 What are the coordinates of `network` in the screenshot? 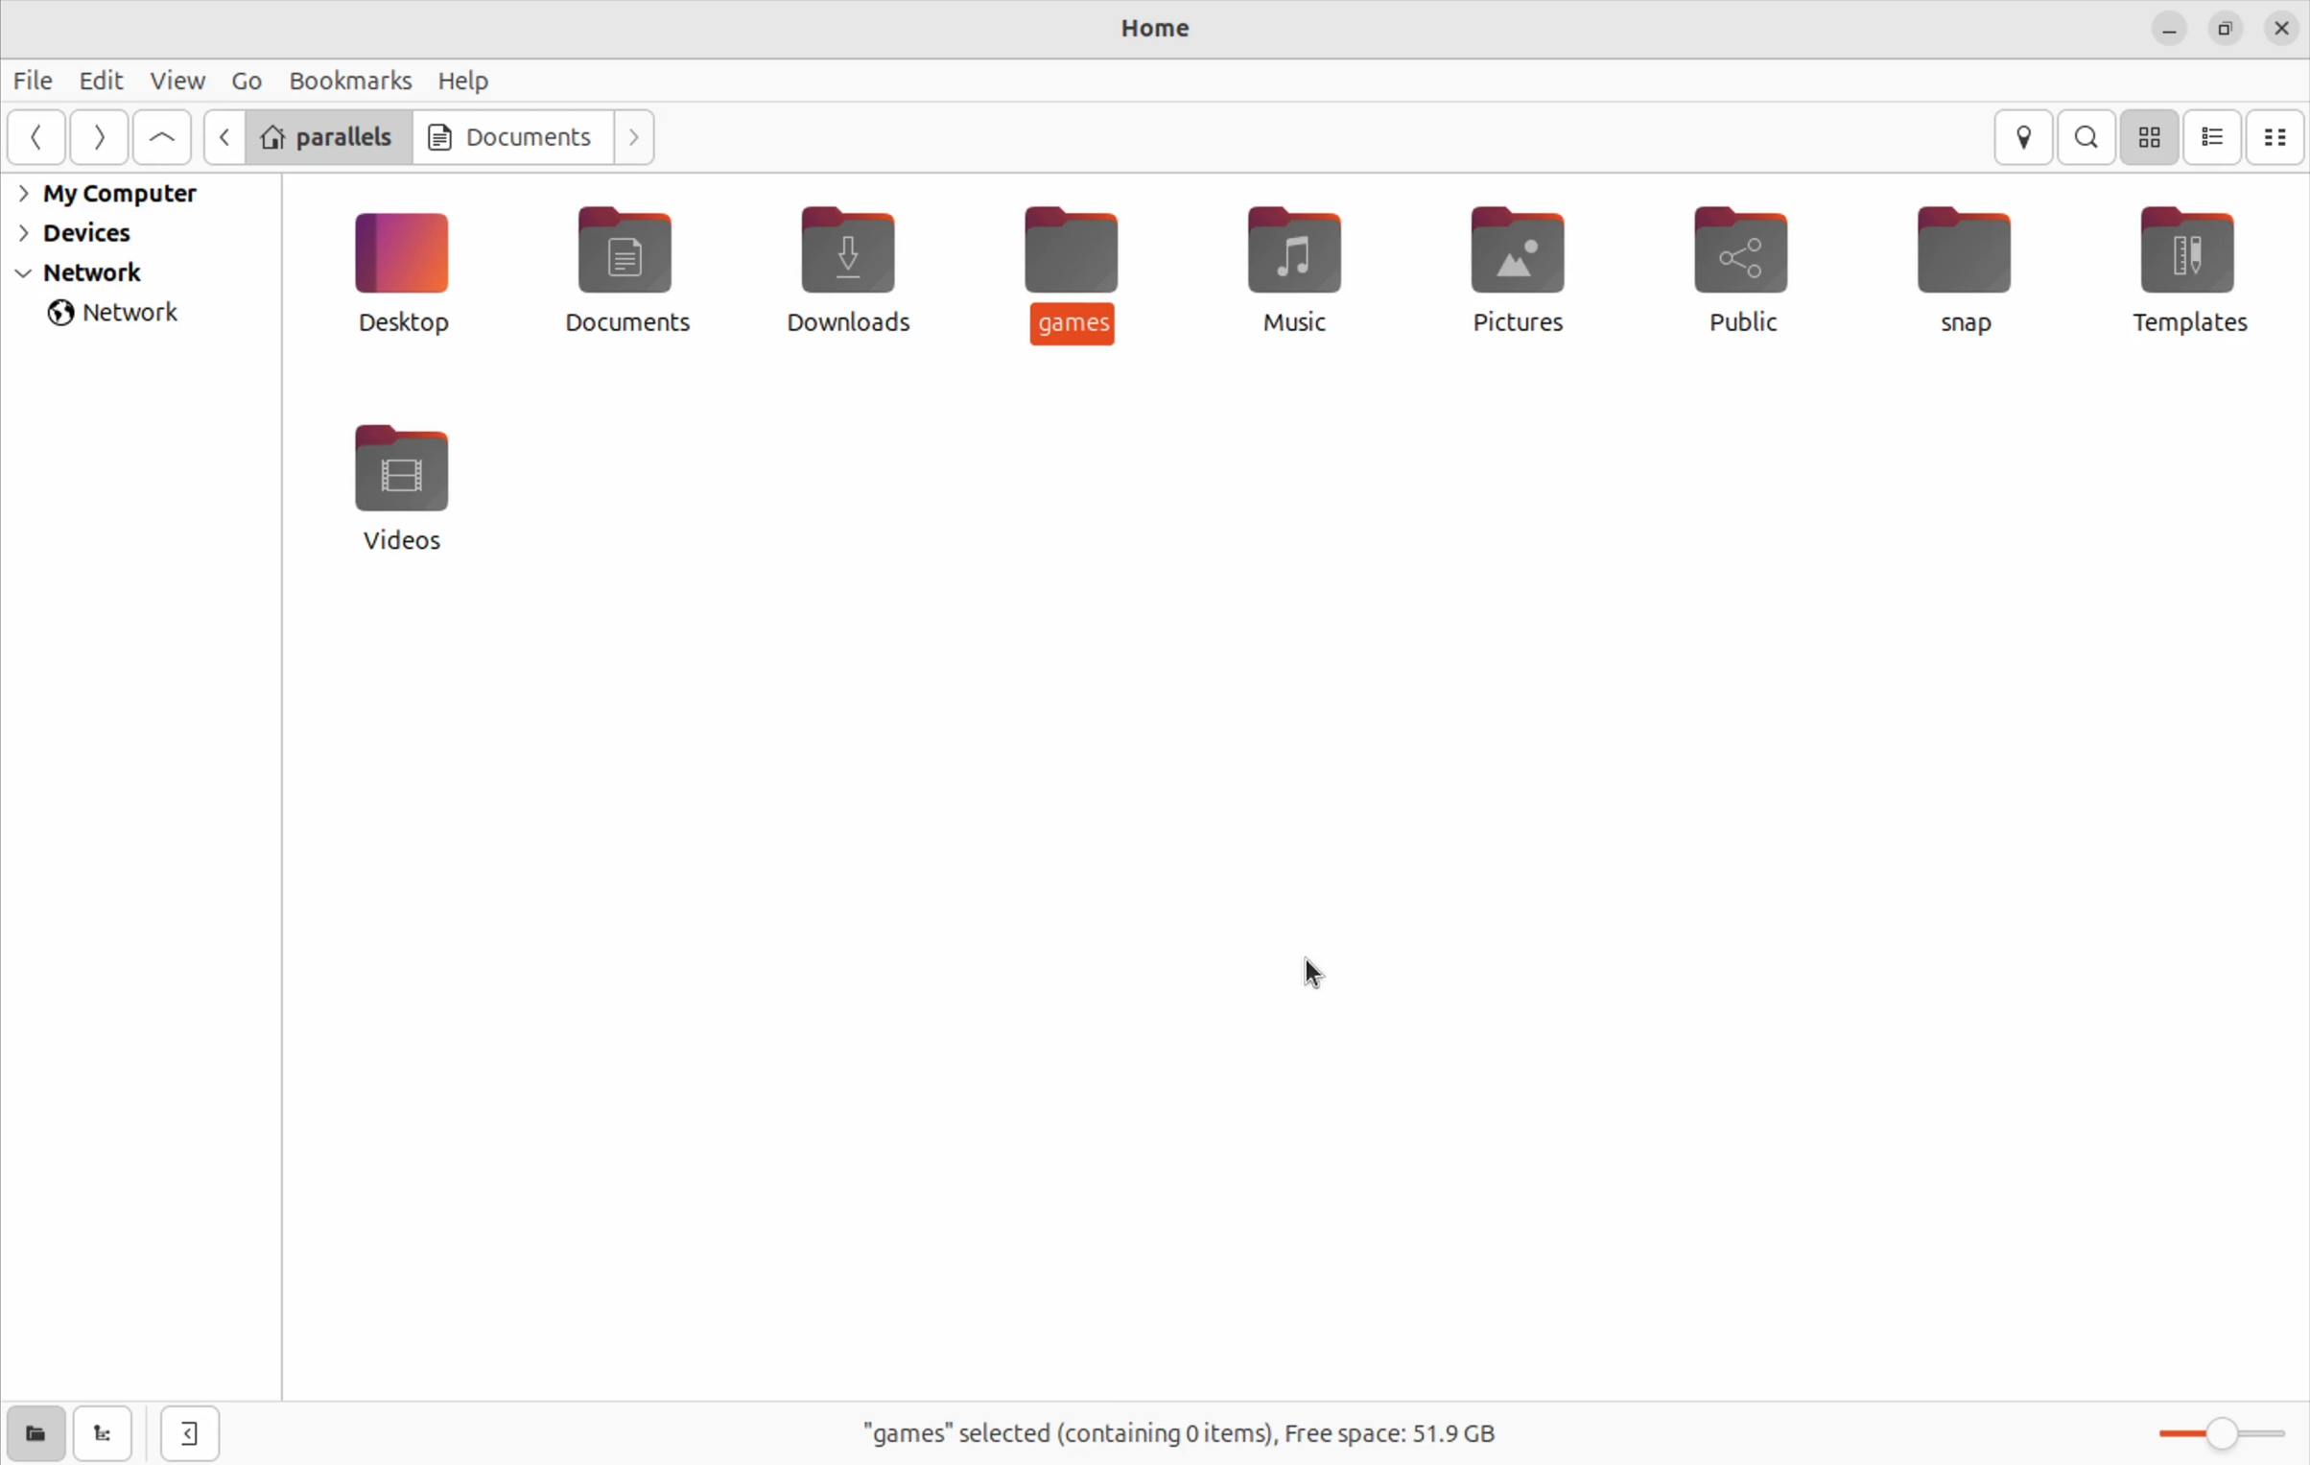 It's located at (113, 273).